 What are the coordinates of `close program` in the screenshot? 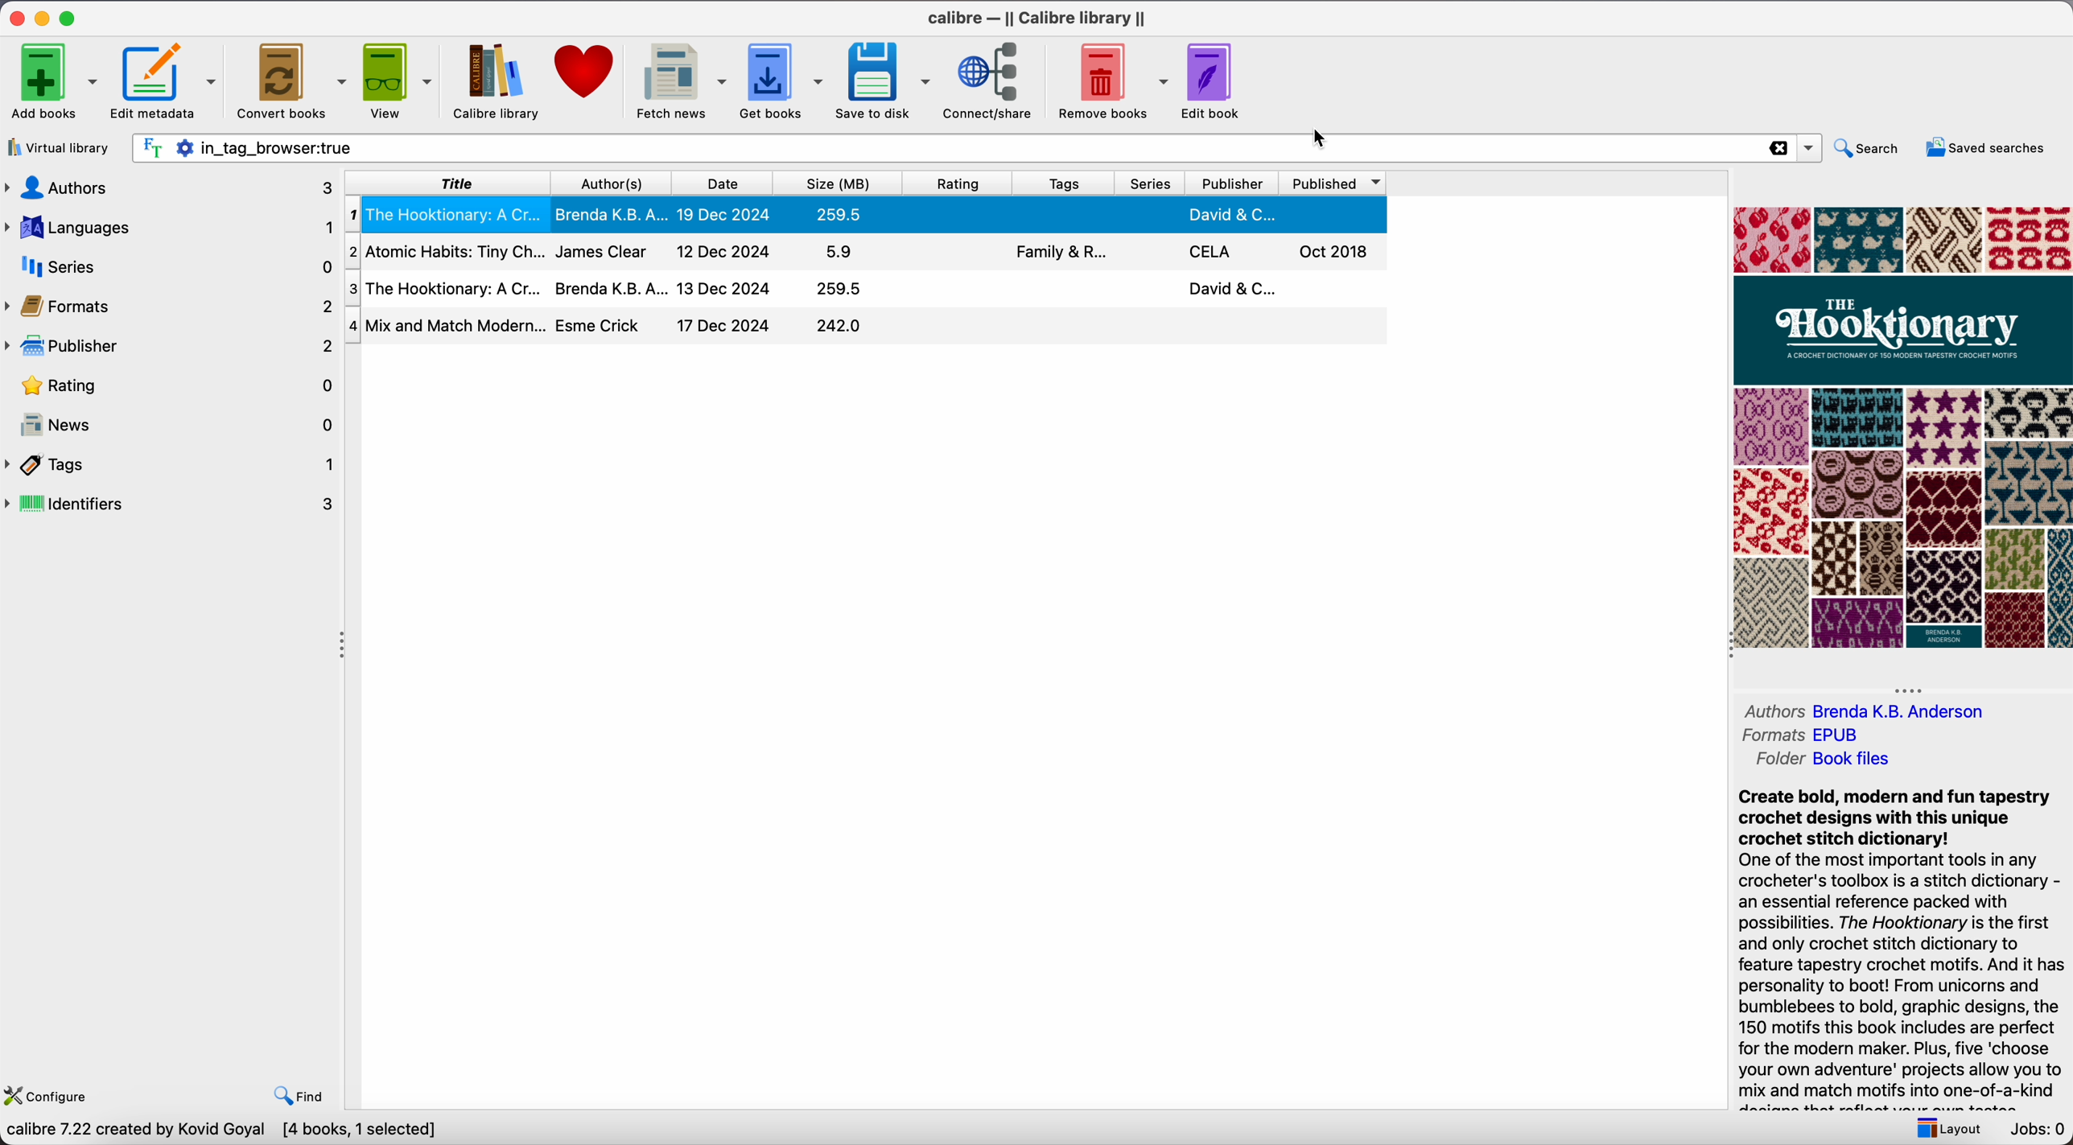 It's located at (13, 18).